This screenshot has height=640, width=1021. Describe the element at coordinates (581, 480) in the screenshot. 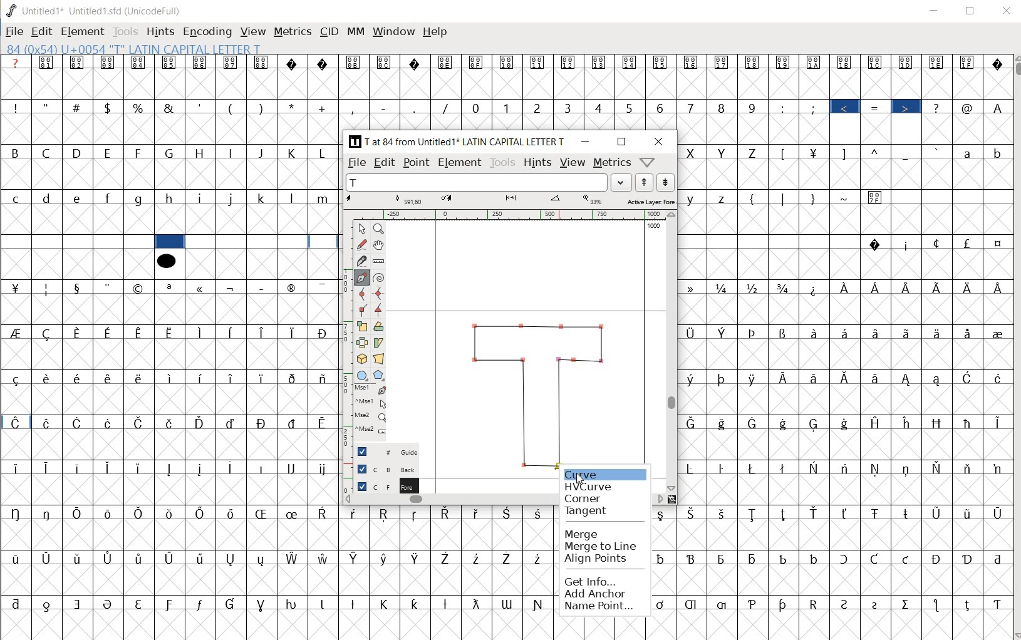

I see `cursor` at that location.